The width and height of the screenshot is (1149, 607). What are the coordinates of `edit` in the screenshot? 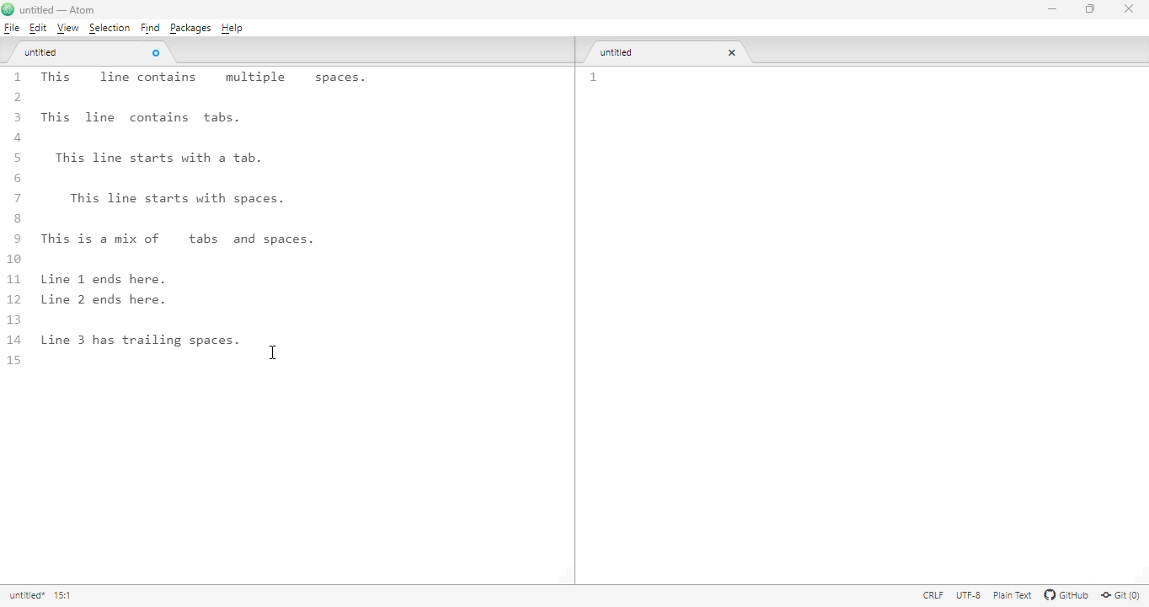 It's located at (38, 28).